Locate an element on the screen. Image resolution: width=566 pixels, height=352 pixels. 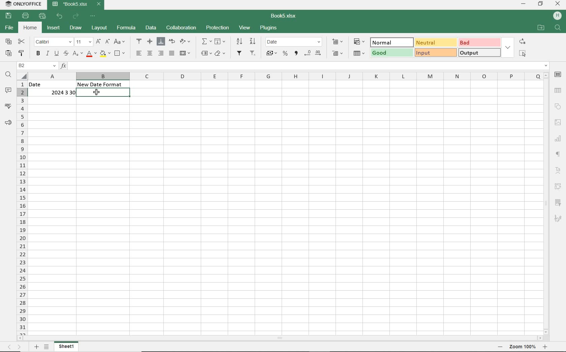
REPLACE is located at coordinates (522, 42).